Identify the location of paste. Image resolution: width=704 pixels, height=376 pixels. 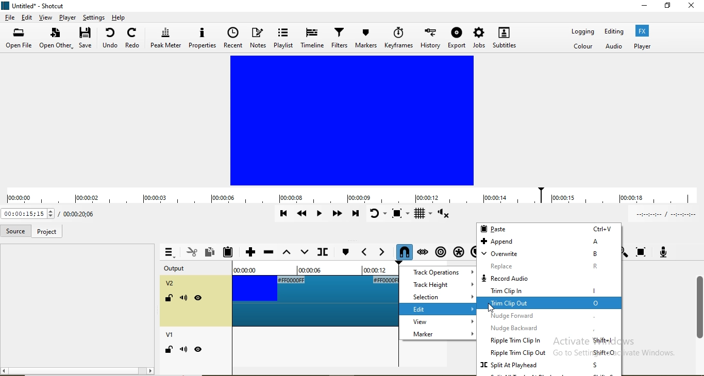
(547, 229).